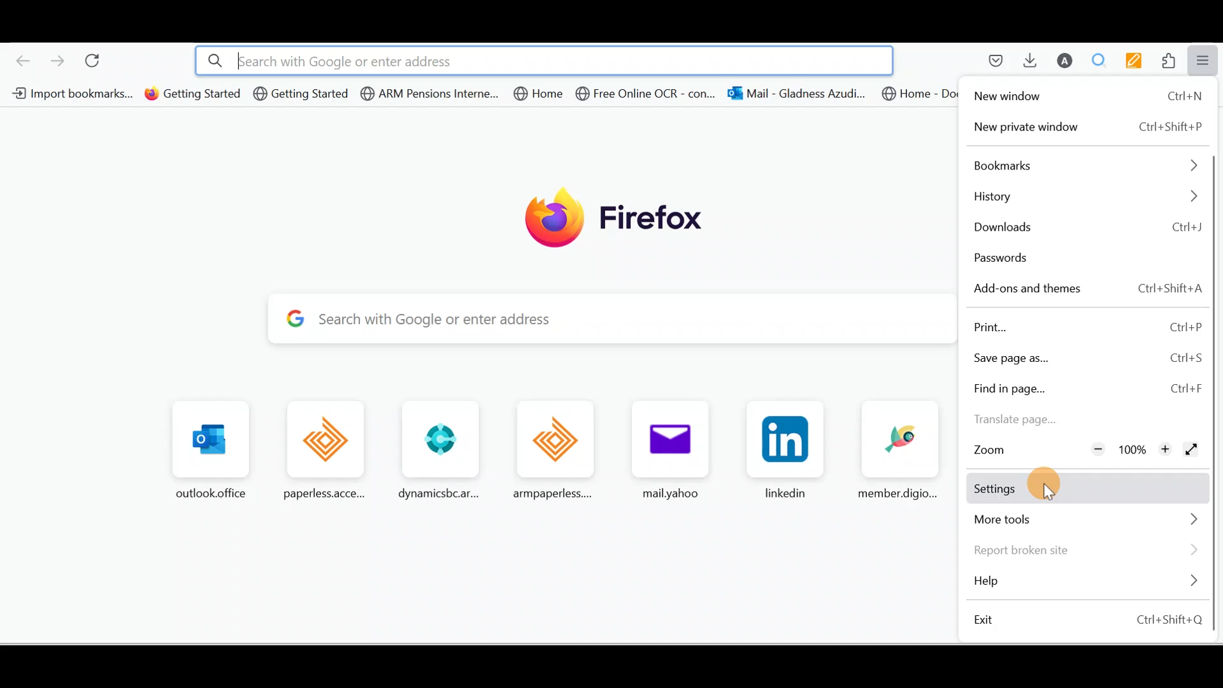 This screenshot has height=688, width=1223. What do you see at coordinates (1092, 96) in the screenshot?
I see `New window    Ctrl+N` at bounding box center [1092, 96].